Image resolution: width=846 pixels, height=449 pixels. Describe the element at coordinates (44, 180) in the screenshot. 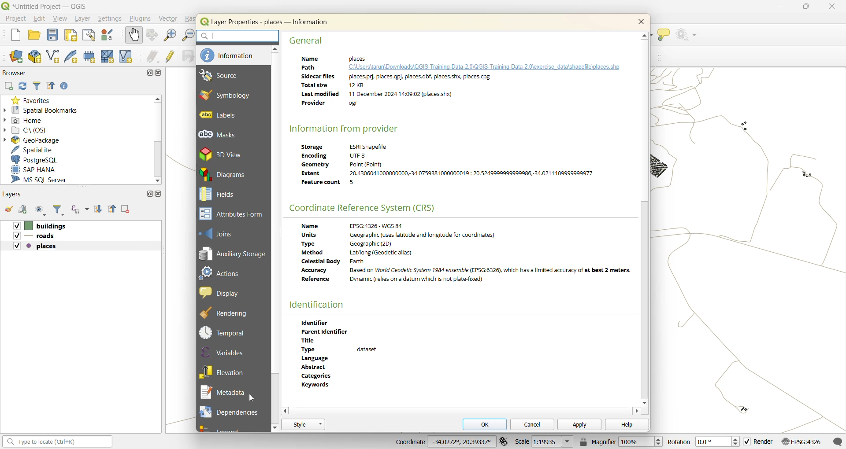

I see `ms sql server` at that location.